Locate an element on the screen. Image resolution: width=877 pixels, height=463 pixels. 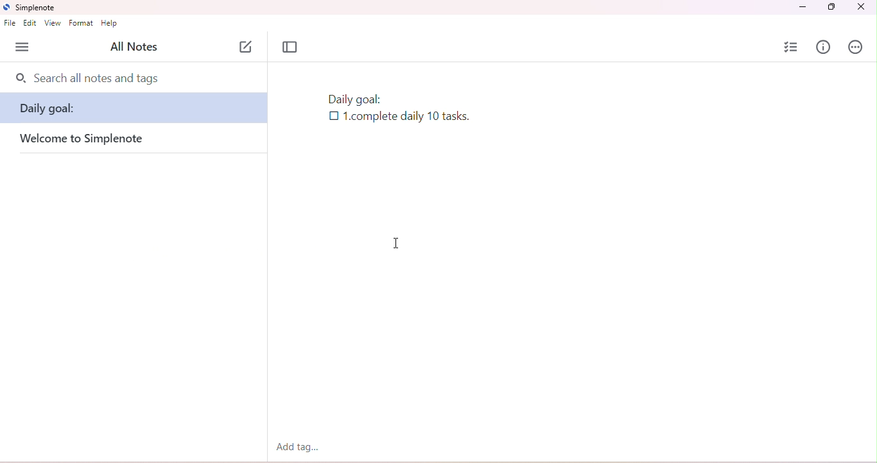
insert checklist is located at coordinates (792, 46).